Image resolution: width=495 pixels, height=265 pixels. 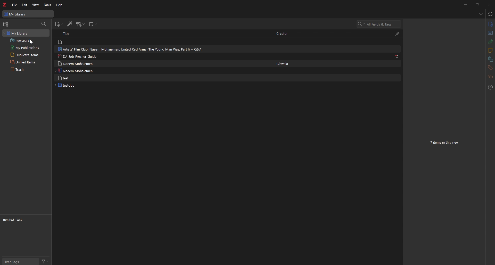 What do you see at coordinates (46, 4) in the screenshot?
I see `Tools` at bounding box center [46, 4].